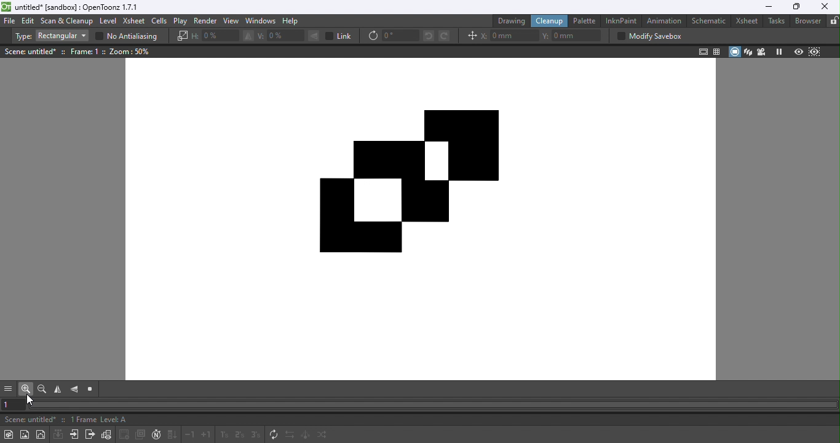 The width and height of the screenshot is (840, 443). What do you see at coordinates (172, 436) in the screenshot?
I see `Fill in empty cells` at bounding box center [172, 436].